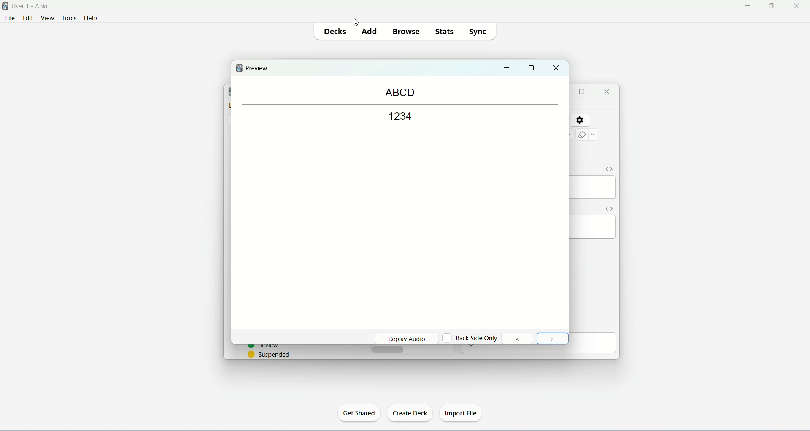 This screenshot has height=431, width=810. What do you see at coordinates (400, 117) in the screenshot?
I see `1234` at bounding box center [400, 117].